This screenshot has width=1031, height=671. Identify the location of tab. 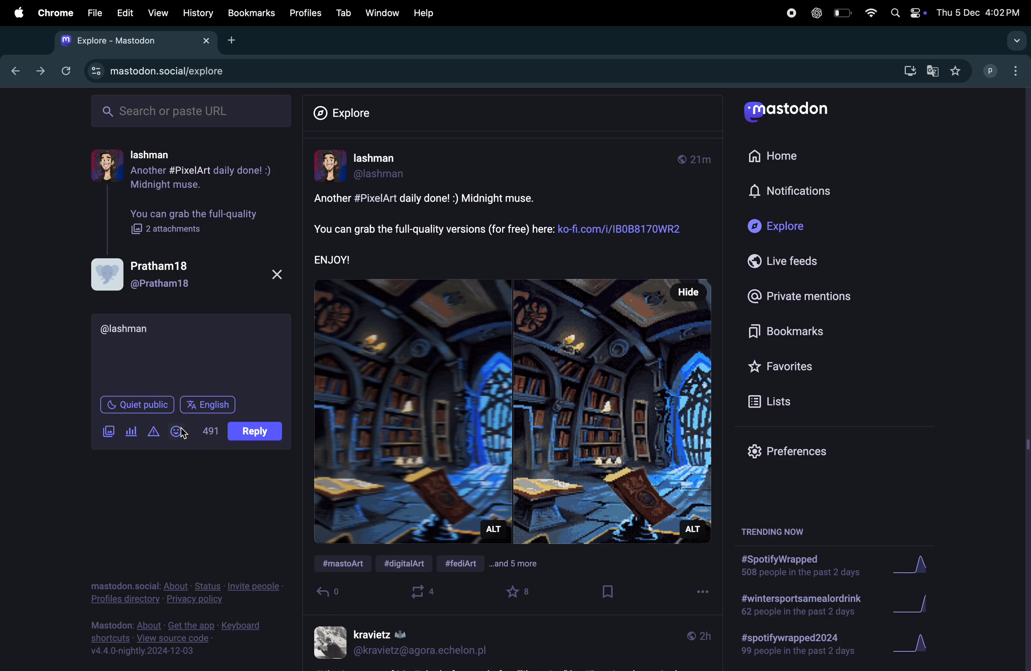
(342, 13).